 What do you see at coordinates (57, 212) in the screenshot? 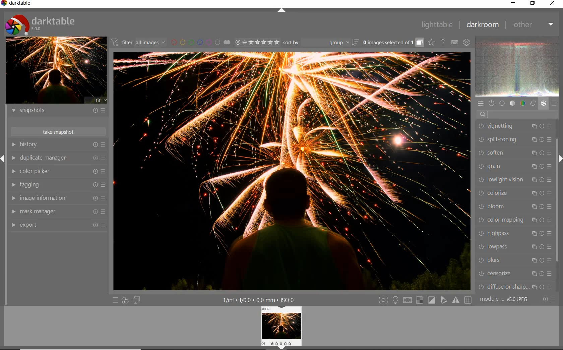
I see `mask manager` at bounding box center [57, 212].